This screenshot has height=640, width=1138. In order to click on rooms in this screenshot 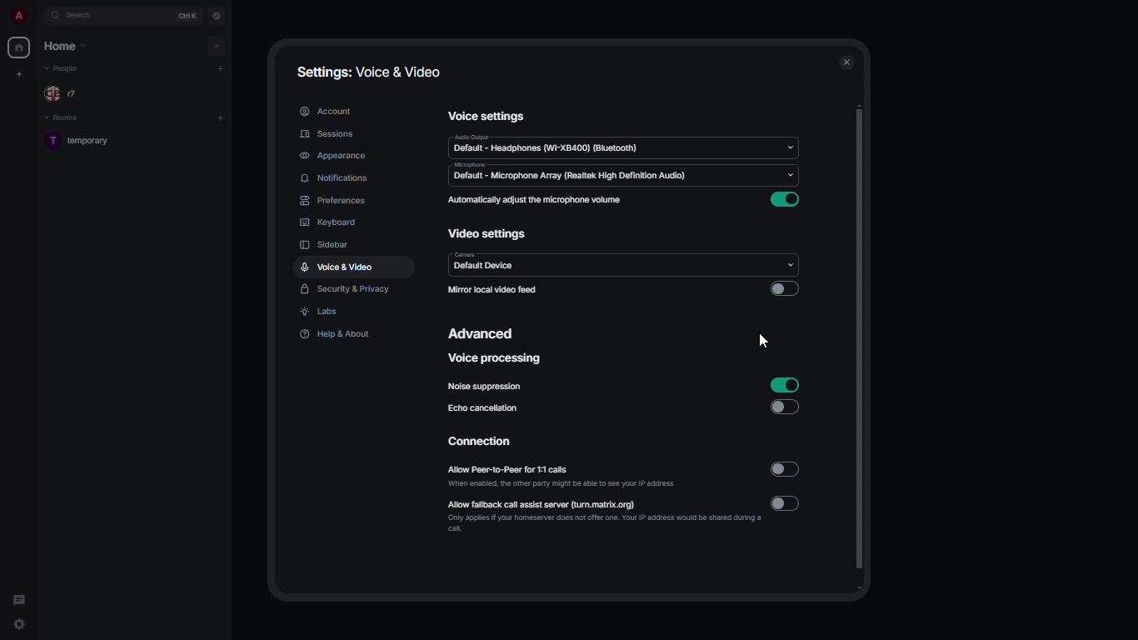, I will do `click(66, 118)`.